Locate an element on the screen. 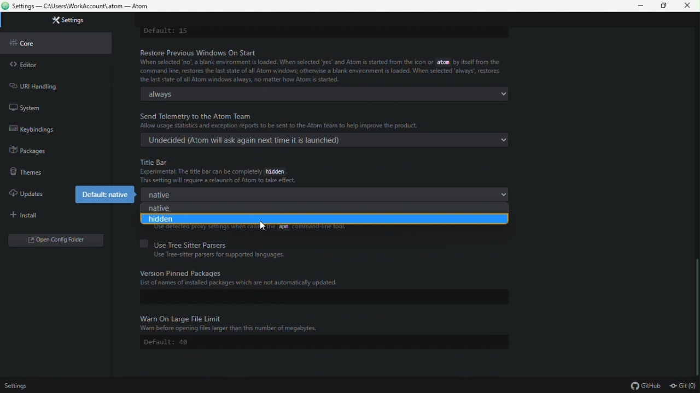 The width and height of the screenshot is (700, 393). Default: 40 is located at coordinates (173, 342).